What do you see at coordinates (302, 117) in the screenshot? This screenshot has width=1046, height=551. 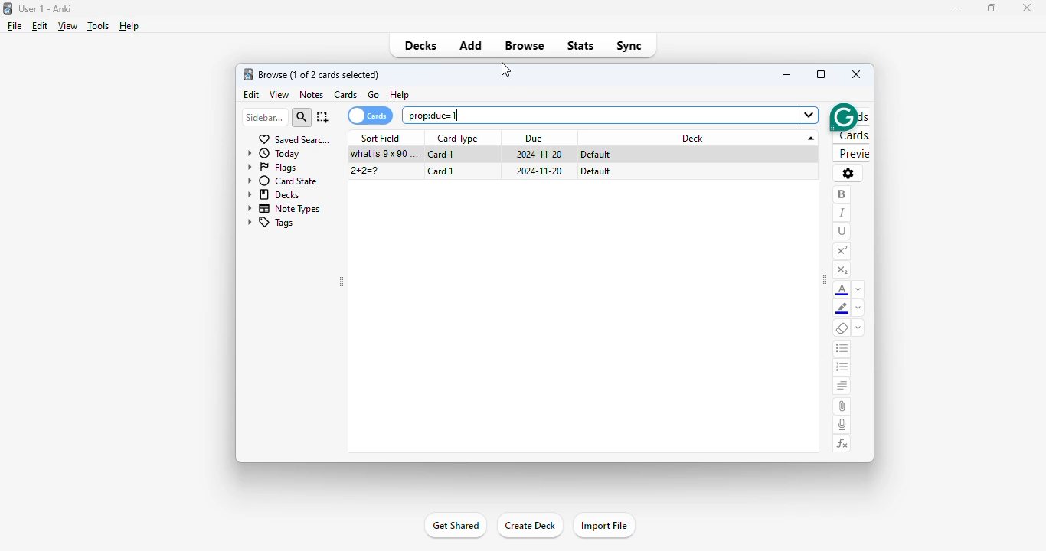 I see `search` at bounding box center [302, 117].